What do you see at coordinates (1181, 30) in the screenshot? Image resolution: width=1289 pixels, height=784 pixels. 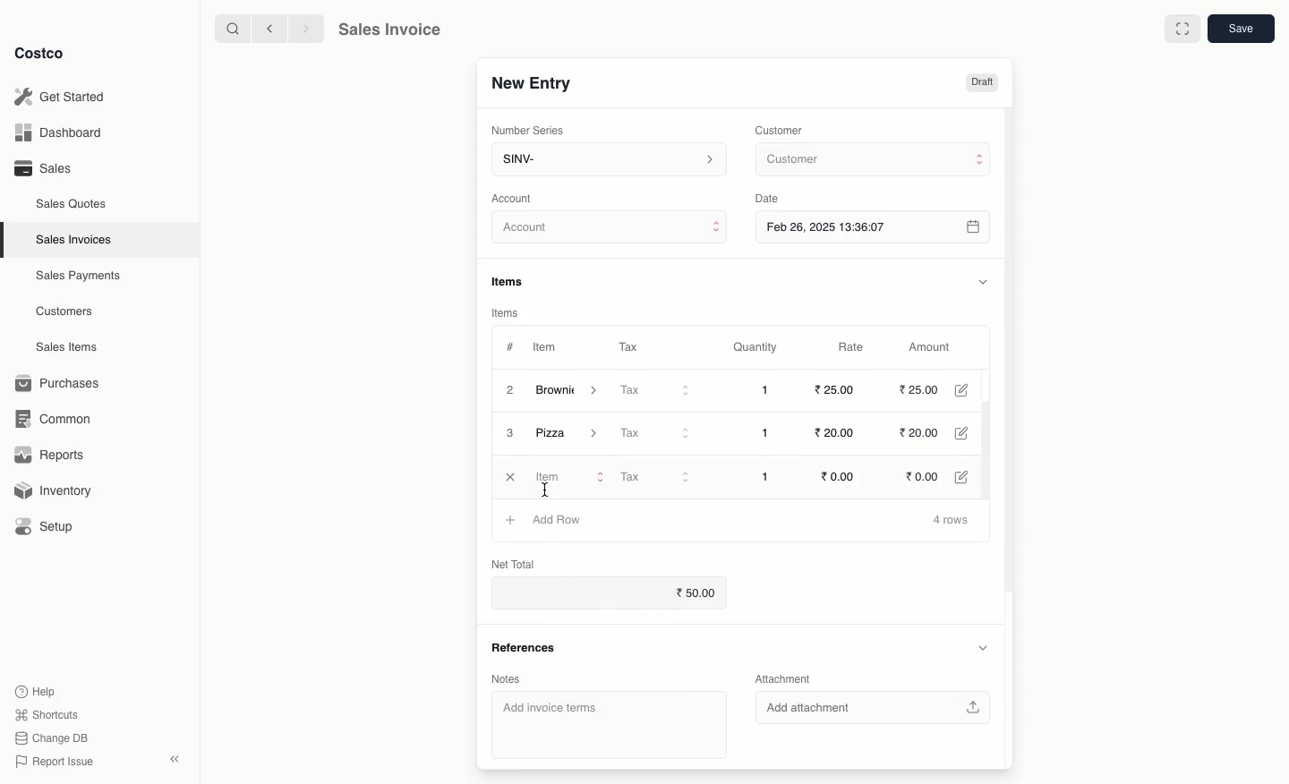 I see `Full width toggle` at bounding box center [1181, 30].